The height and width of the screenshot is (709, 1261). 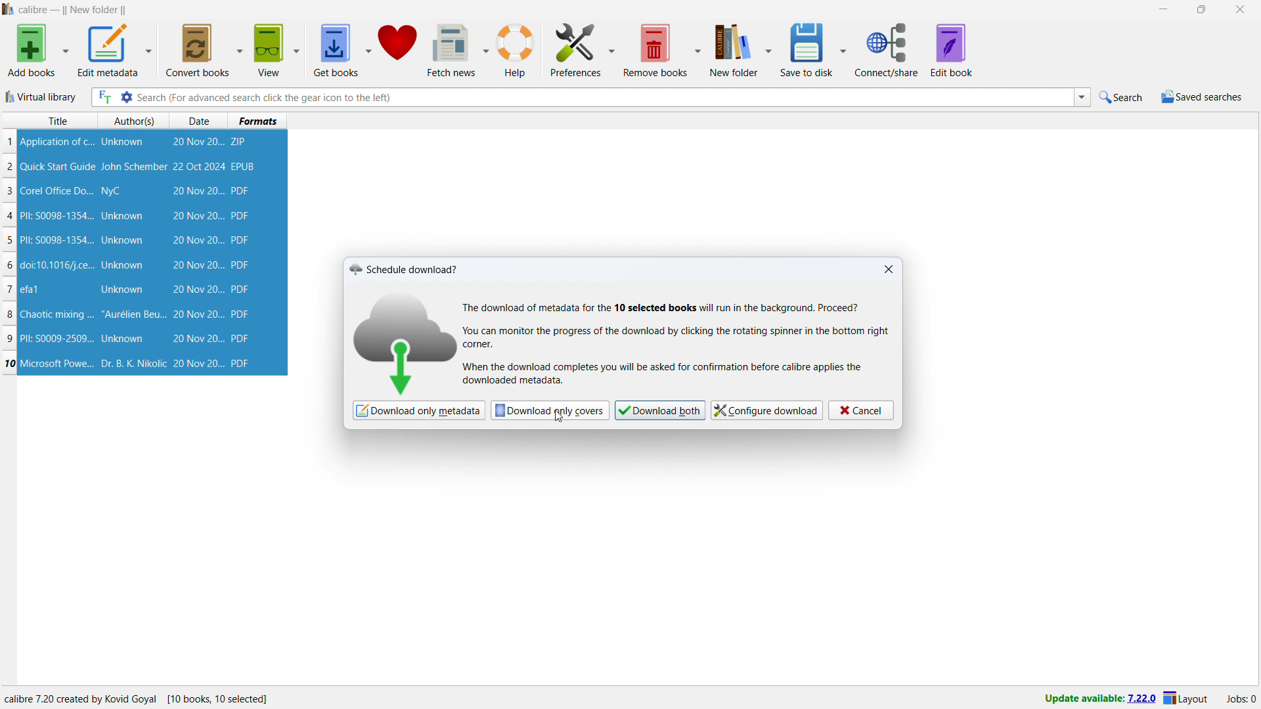 I want to click on John Schember, so click(x=134, y=167).